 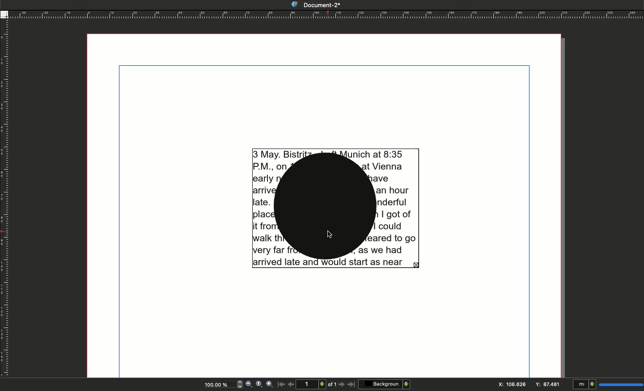 What do you see at coordinates (268, 385) in the screenshot?
I see `Zoom in` at bounding box center [268, 385].